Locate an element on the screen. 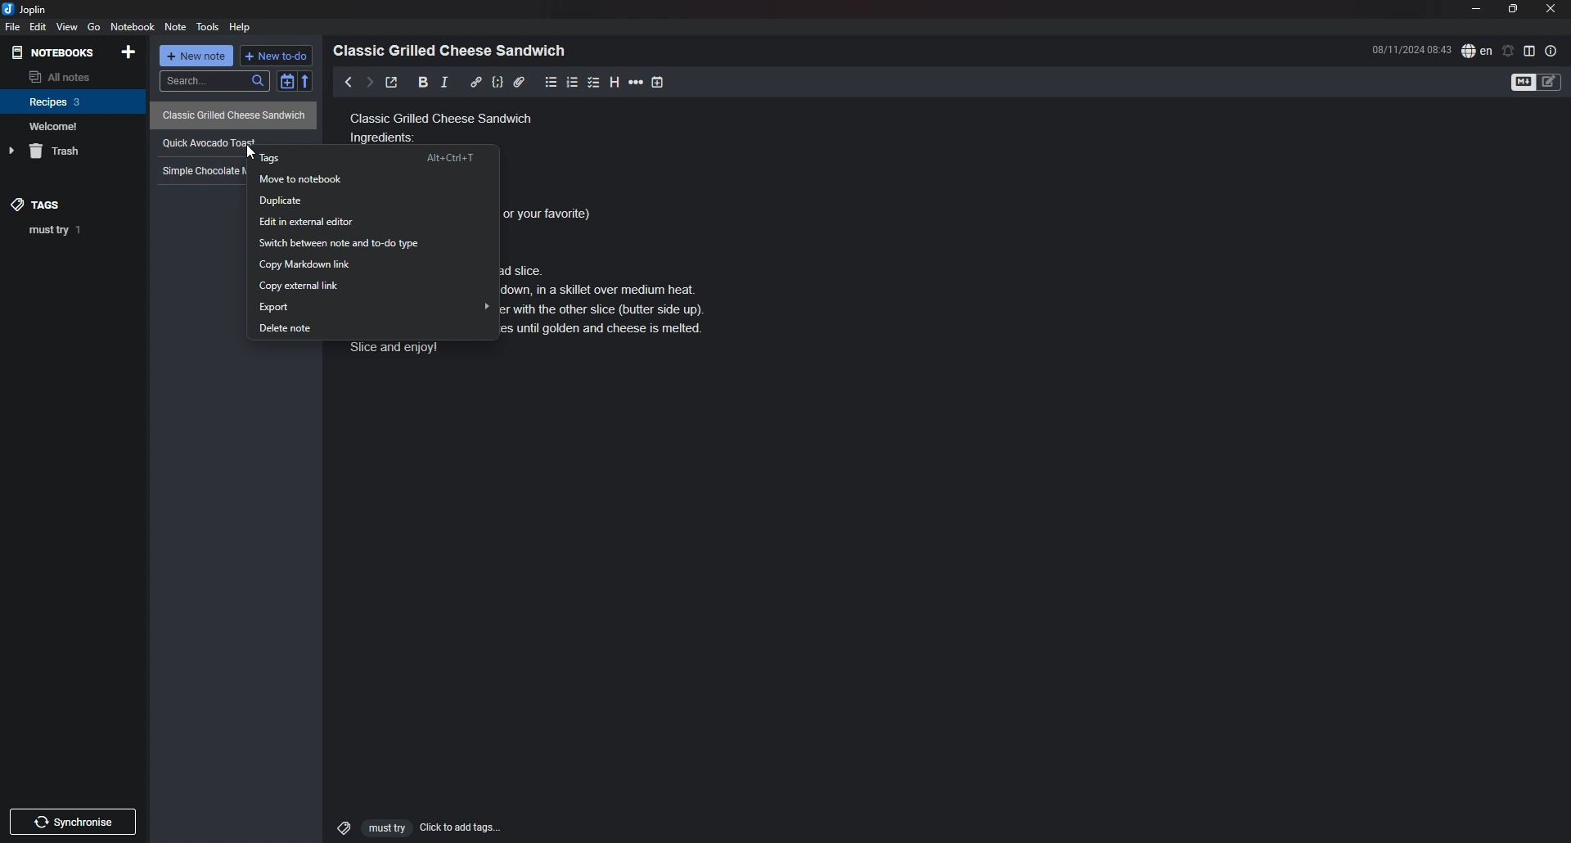 The image size is (1571, 843). heading is located at coordinates (614, 82).